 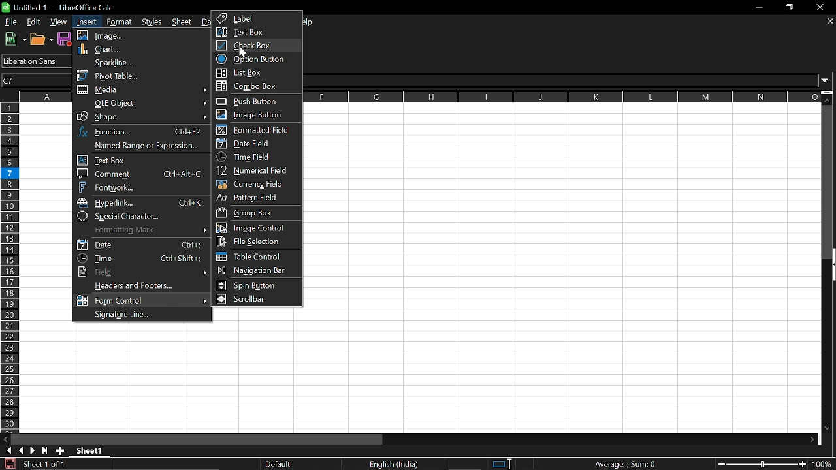 What do you see at coordinates (248, 212) in the screenshot?
I see `Group Box` at bounding box center [248, 212].